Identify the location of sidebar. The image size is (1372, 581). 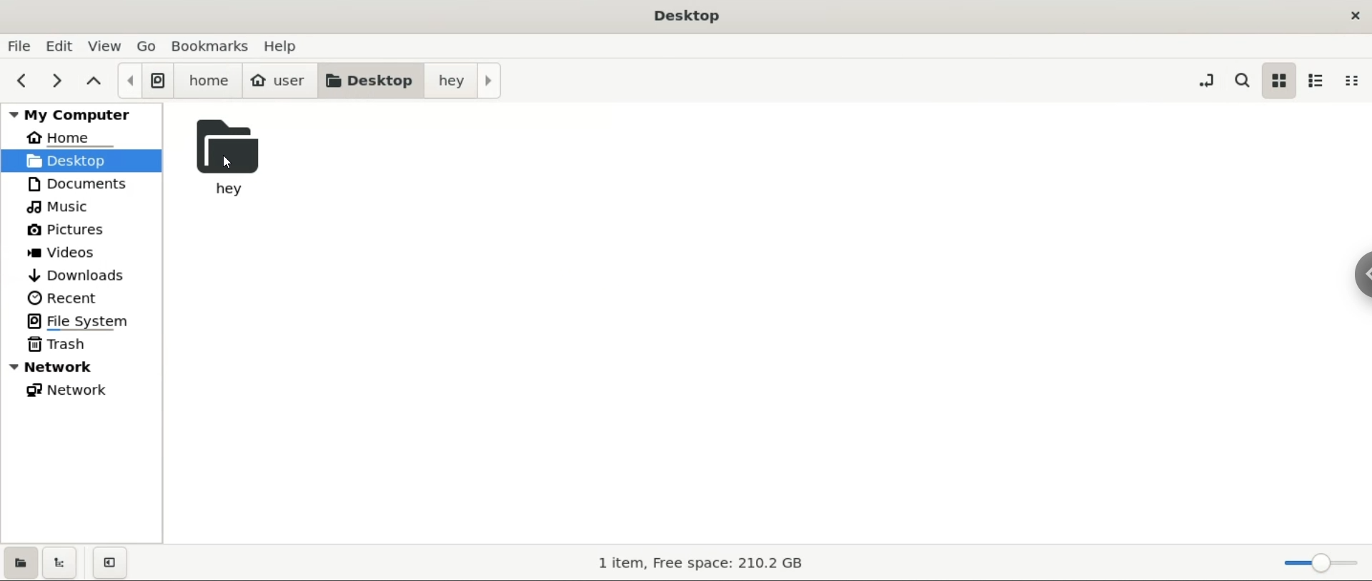
(1361, 275).